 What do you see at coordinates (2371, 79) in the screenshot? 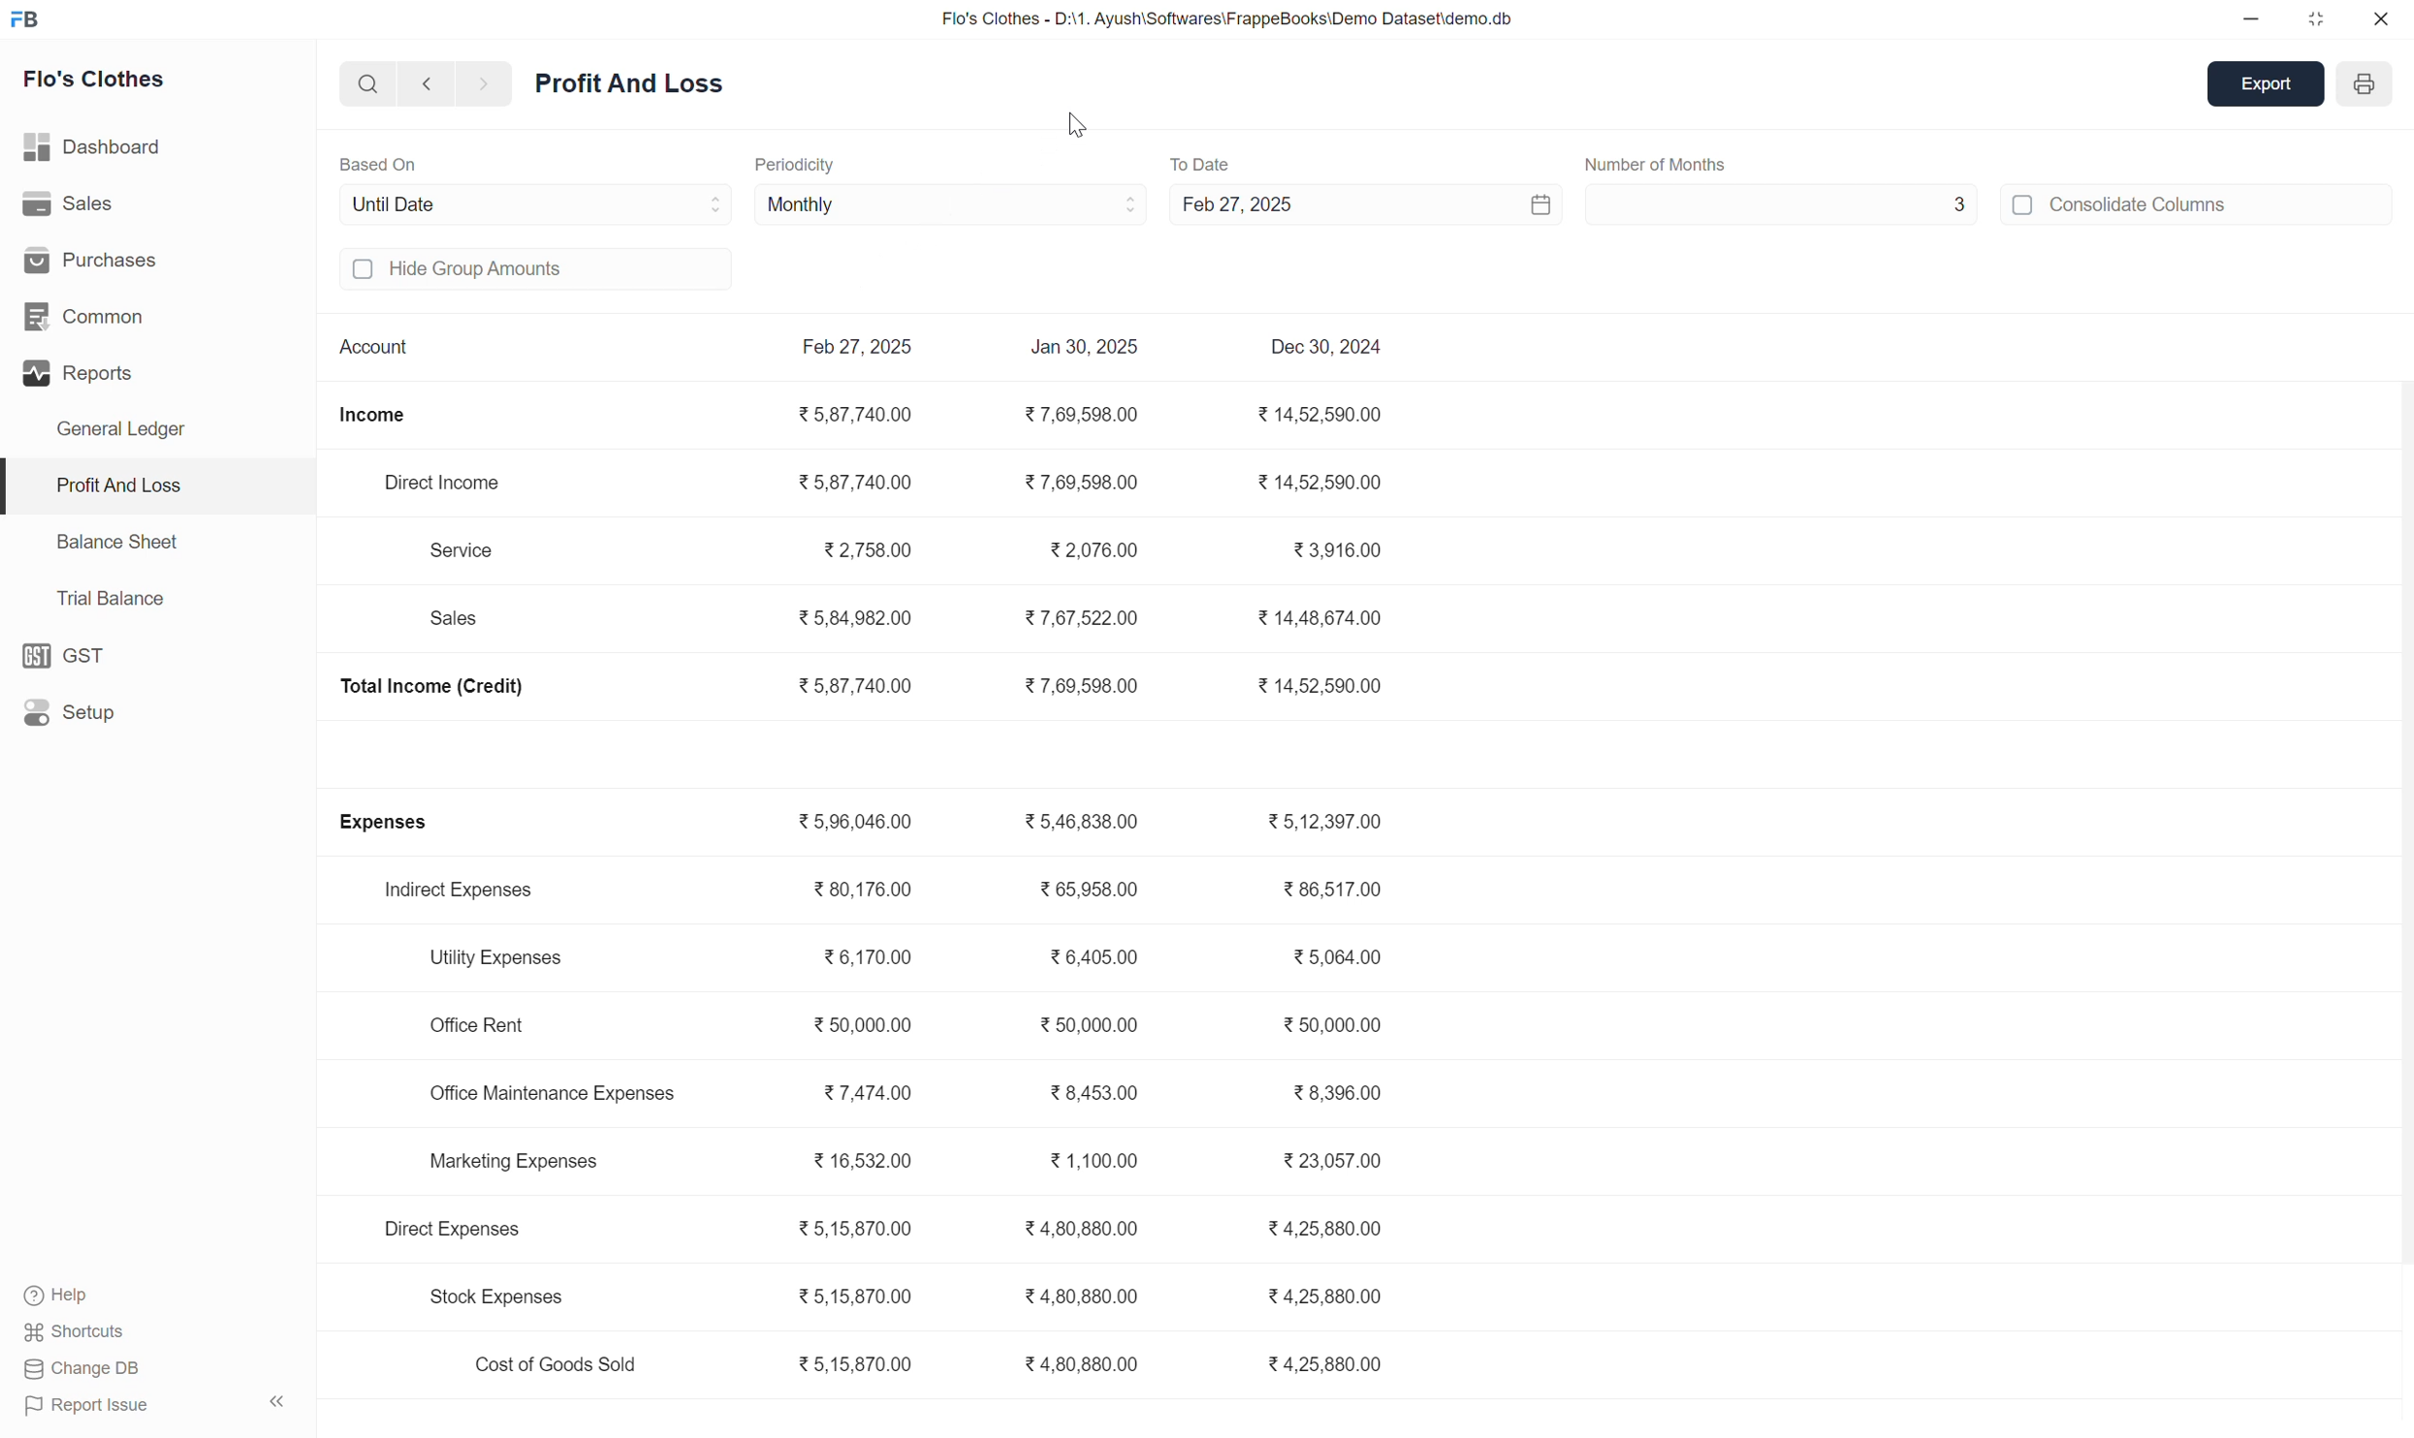
I see `Open report print view` at bounding box center [2371, 79].